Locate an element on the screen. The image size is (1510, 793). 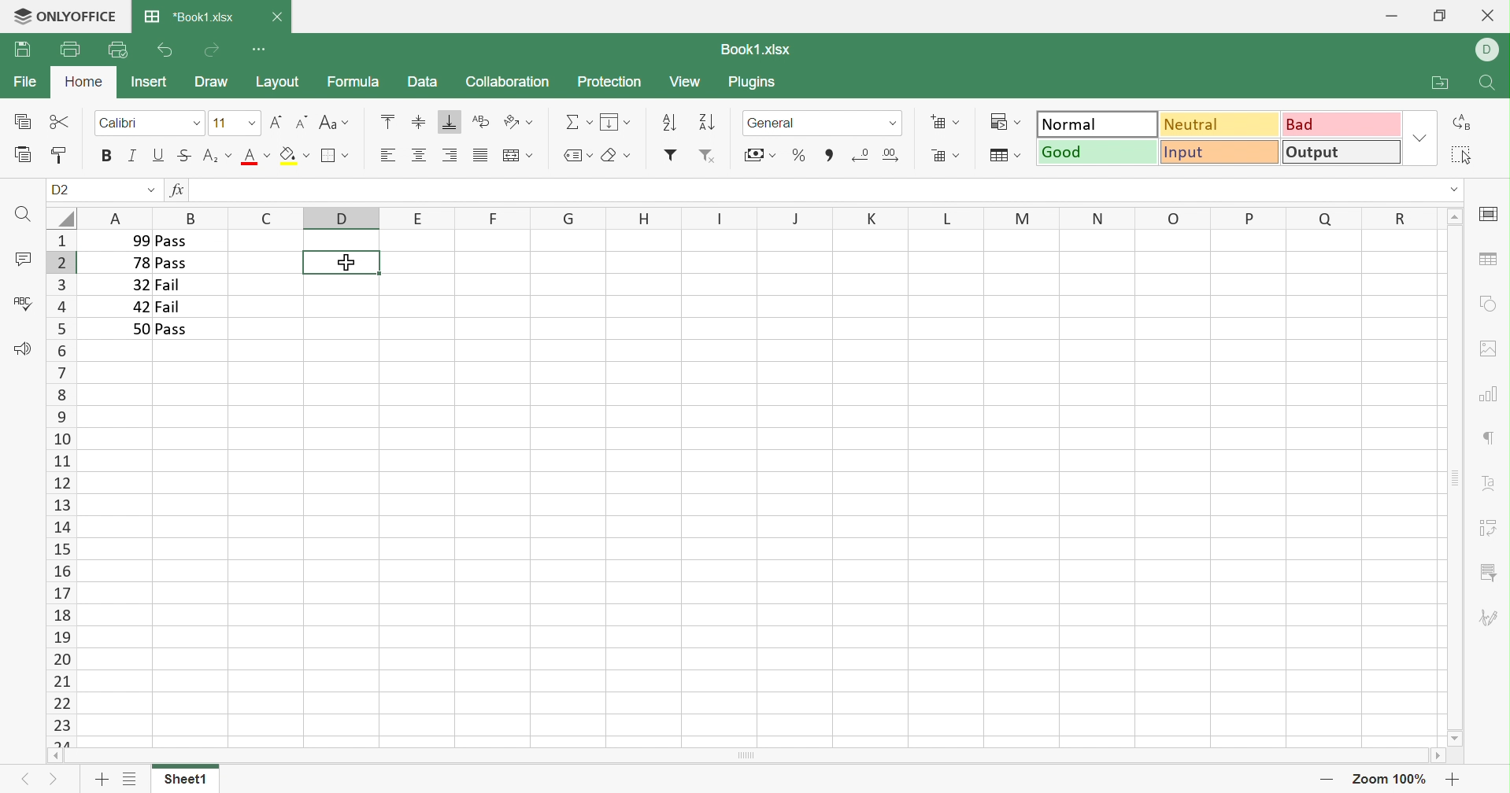
Fail is located at coordinates (167, 286).